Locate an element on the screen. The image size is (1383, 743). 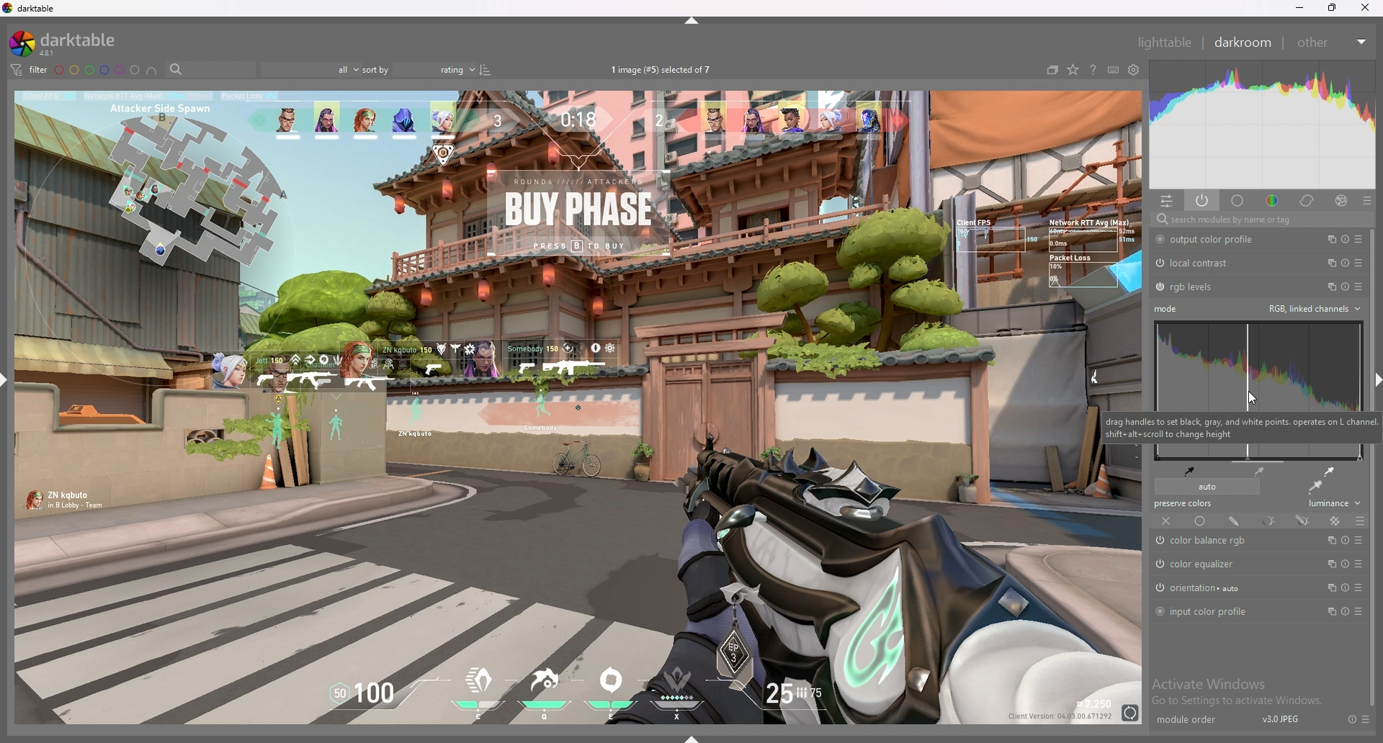
reverse sort order is located at coordinates (485, 69).